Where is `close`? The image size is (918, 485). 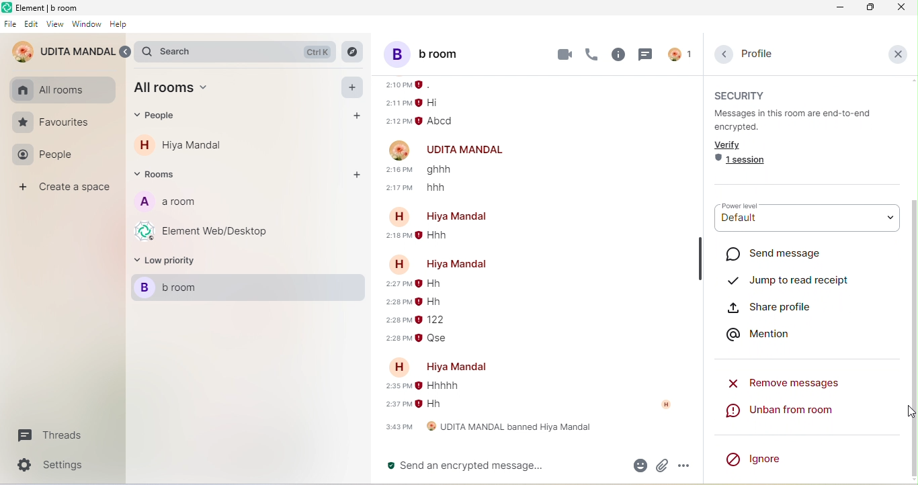
close is located at coordinates (898, 53).